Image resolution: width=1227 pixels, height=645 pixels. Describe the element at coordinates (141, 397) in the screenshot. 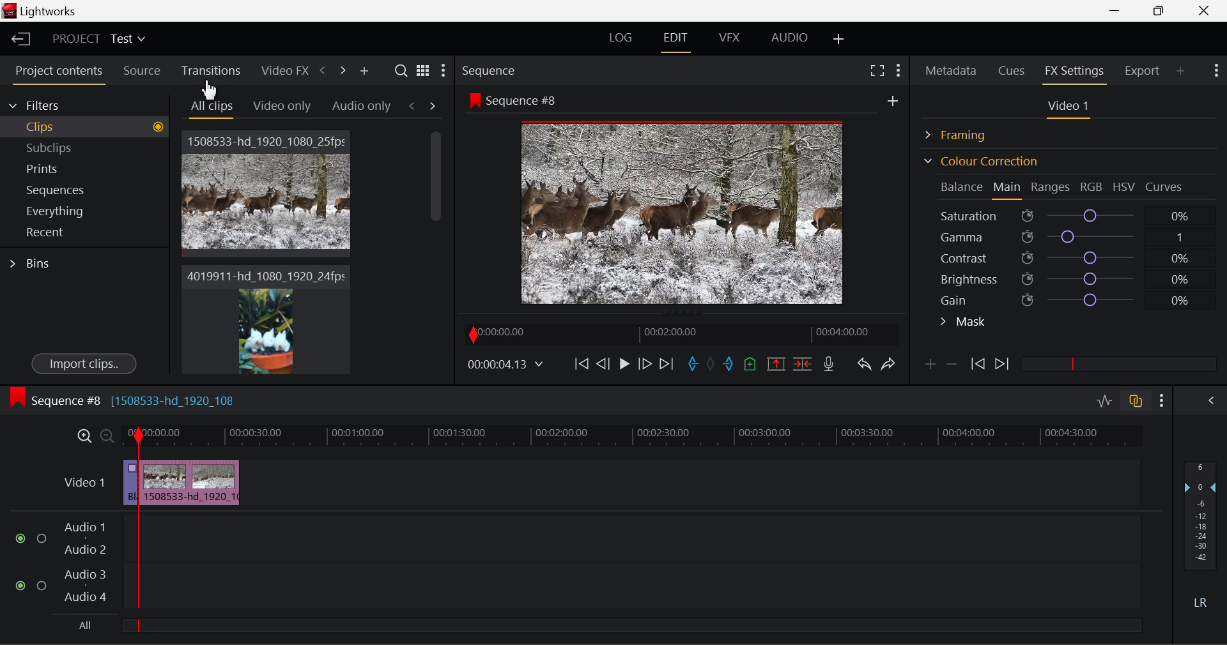

I see `Sequence #8` at that location.